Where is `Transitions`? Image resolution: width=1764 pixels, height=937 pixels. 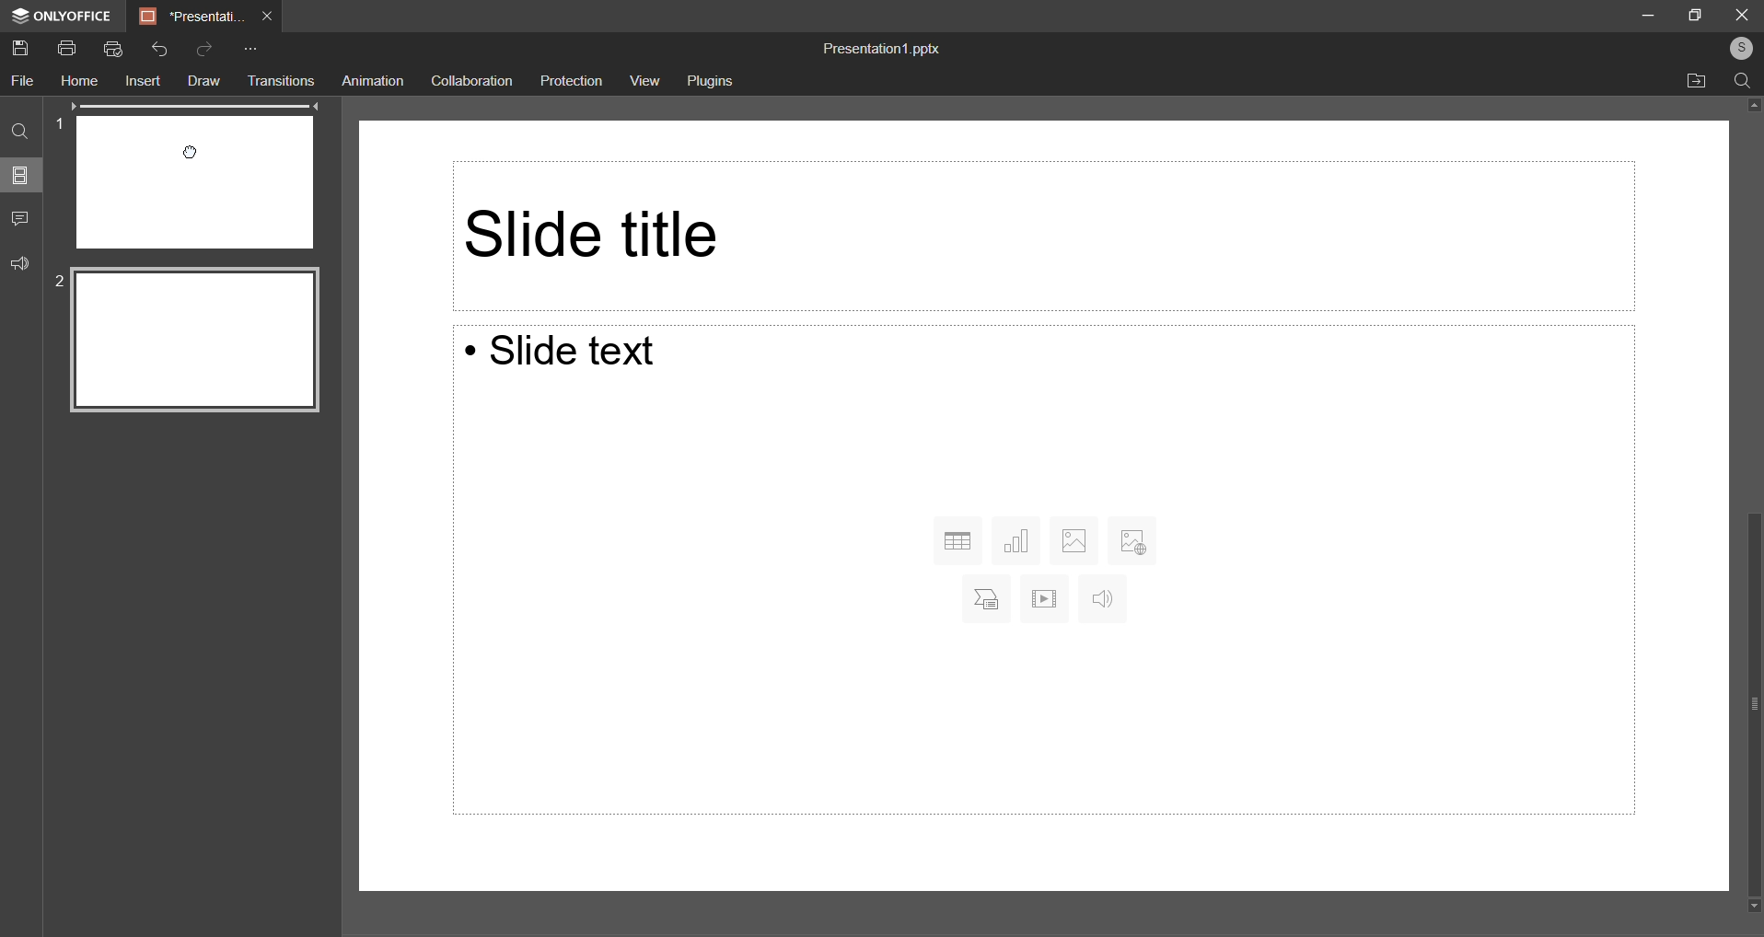
Transitions is located at coordinates (280, 81).